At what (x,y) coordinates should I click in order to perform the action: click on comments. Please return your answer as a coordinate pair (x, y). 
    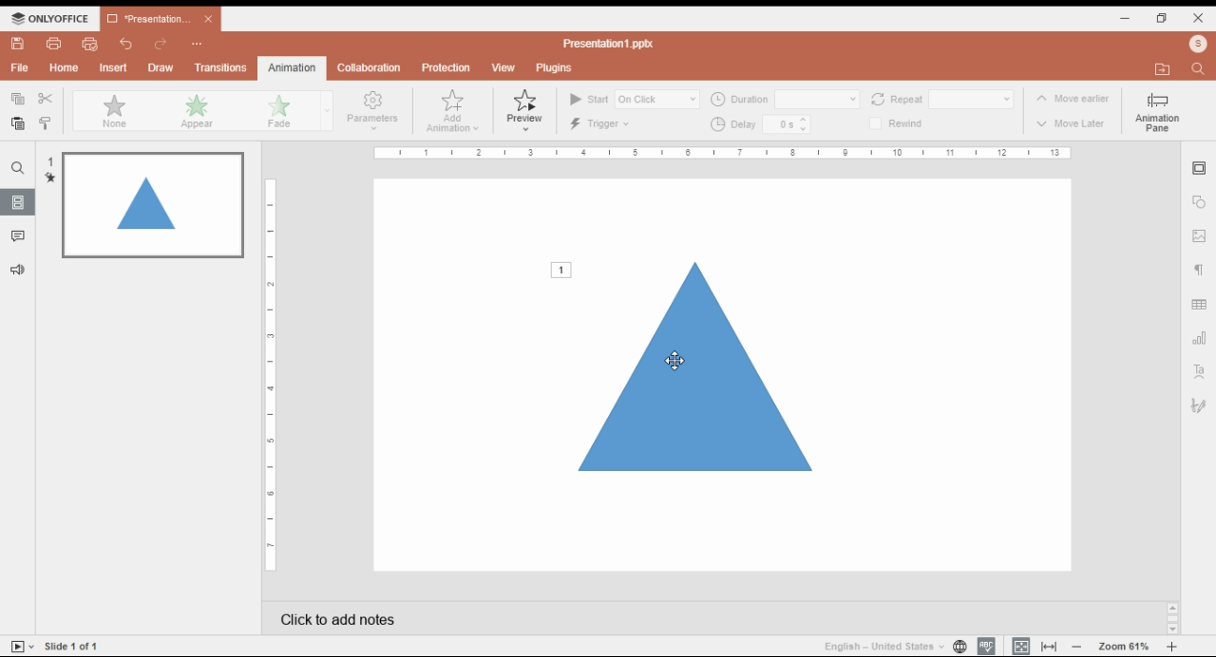
    Looking at the image, I should click on (22, 235).